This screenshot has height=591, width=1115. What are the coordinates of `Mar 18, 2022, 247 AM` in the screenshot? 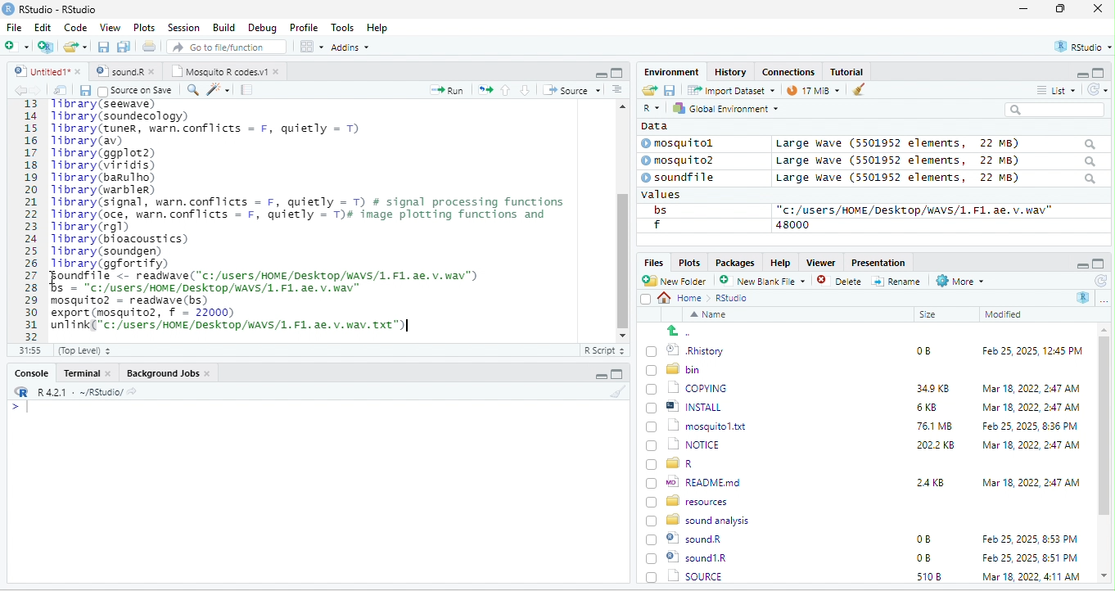 It's located at (1031, 388).